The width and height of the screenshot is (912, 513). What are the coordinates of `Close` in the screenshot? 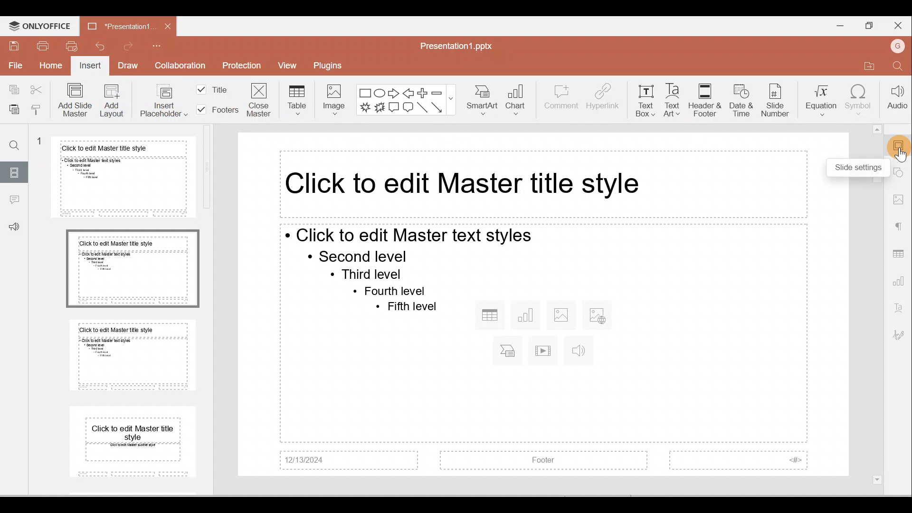 It's located at (168, 25).